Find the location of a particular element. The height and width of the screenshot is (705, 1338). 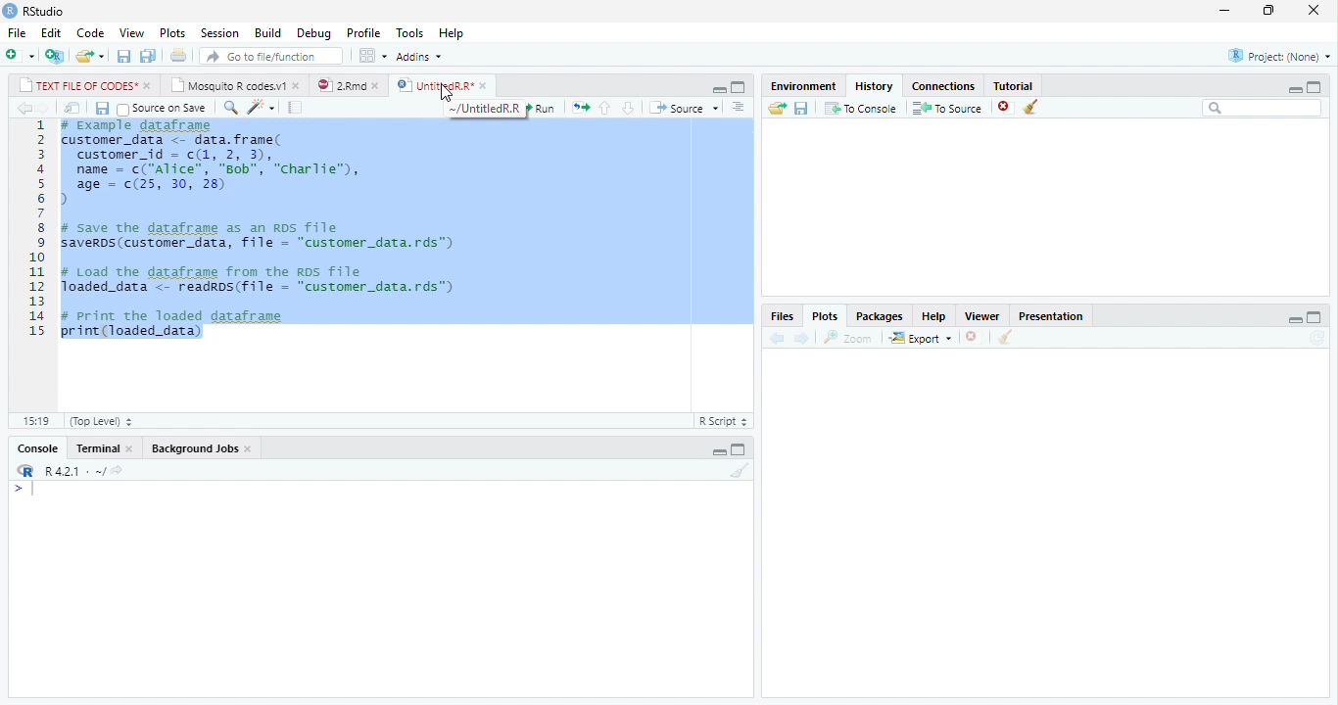

Session is located at coordinates (217, 34).